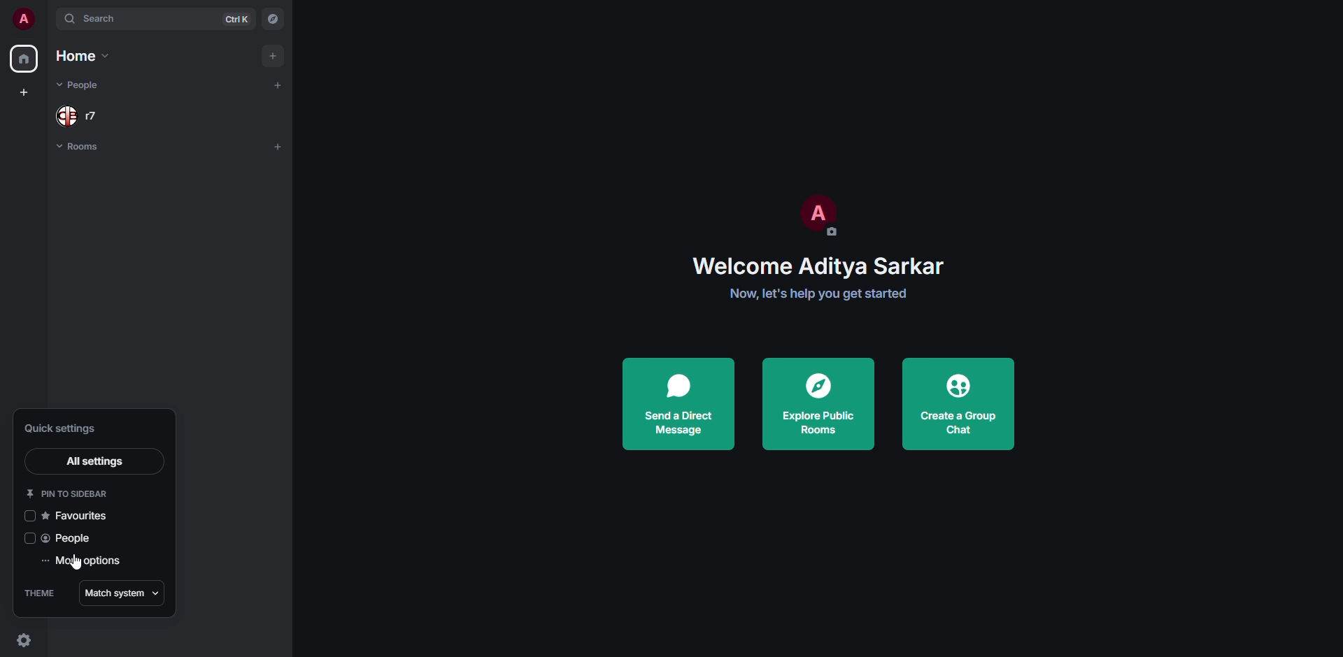 The image size is (1343, 657). I want to click on home, so click(81, 55).